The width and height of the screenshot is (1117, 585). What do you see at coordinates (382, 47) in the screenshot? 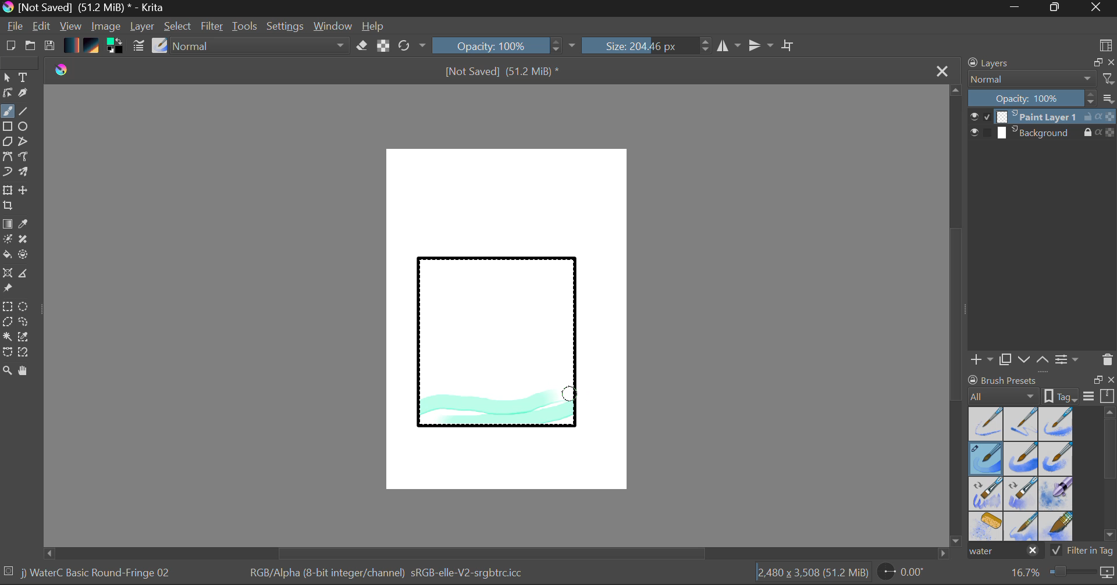
I see `Lock Alpha` at bounding box center [382, 47].